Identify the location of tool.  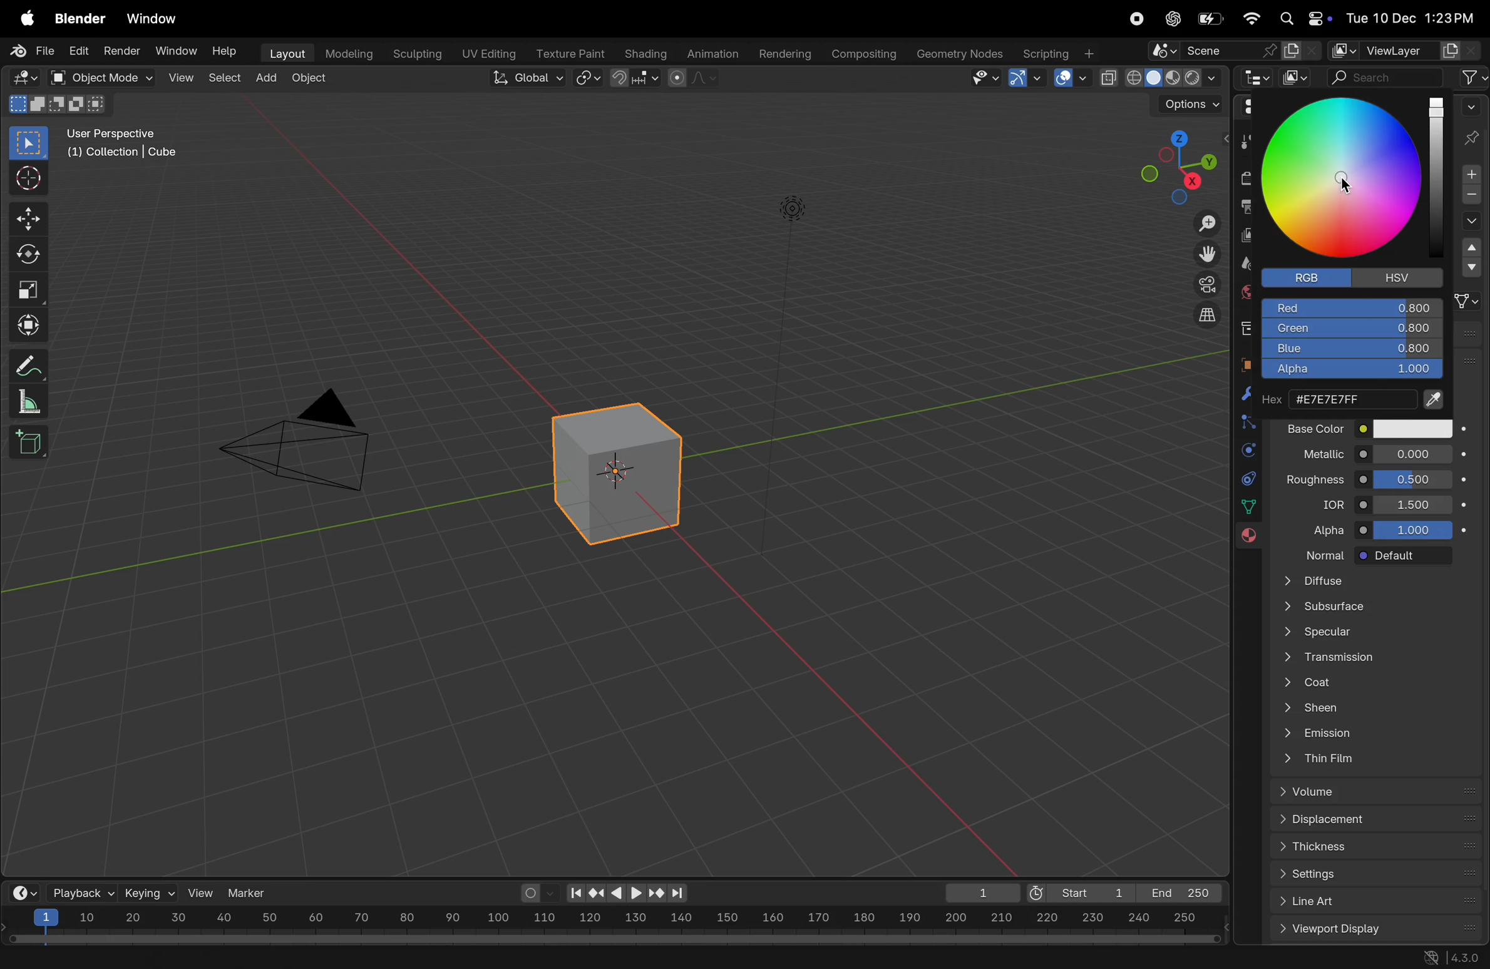
(1245, 144).